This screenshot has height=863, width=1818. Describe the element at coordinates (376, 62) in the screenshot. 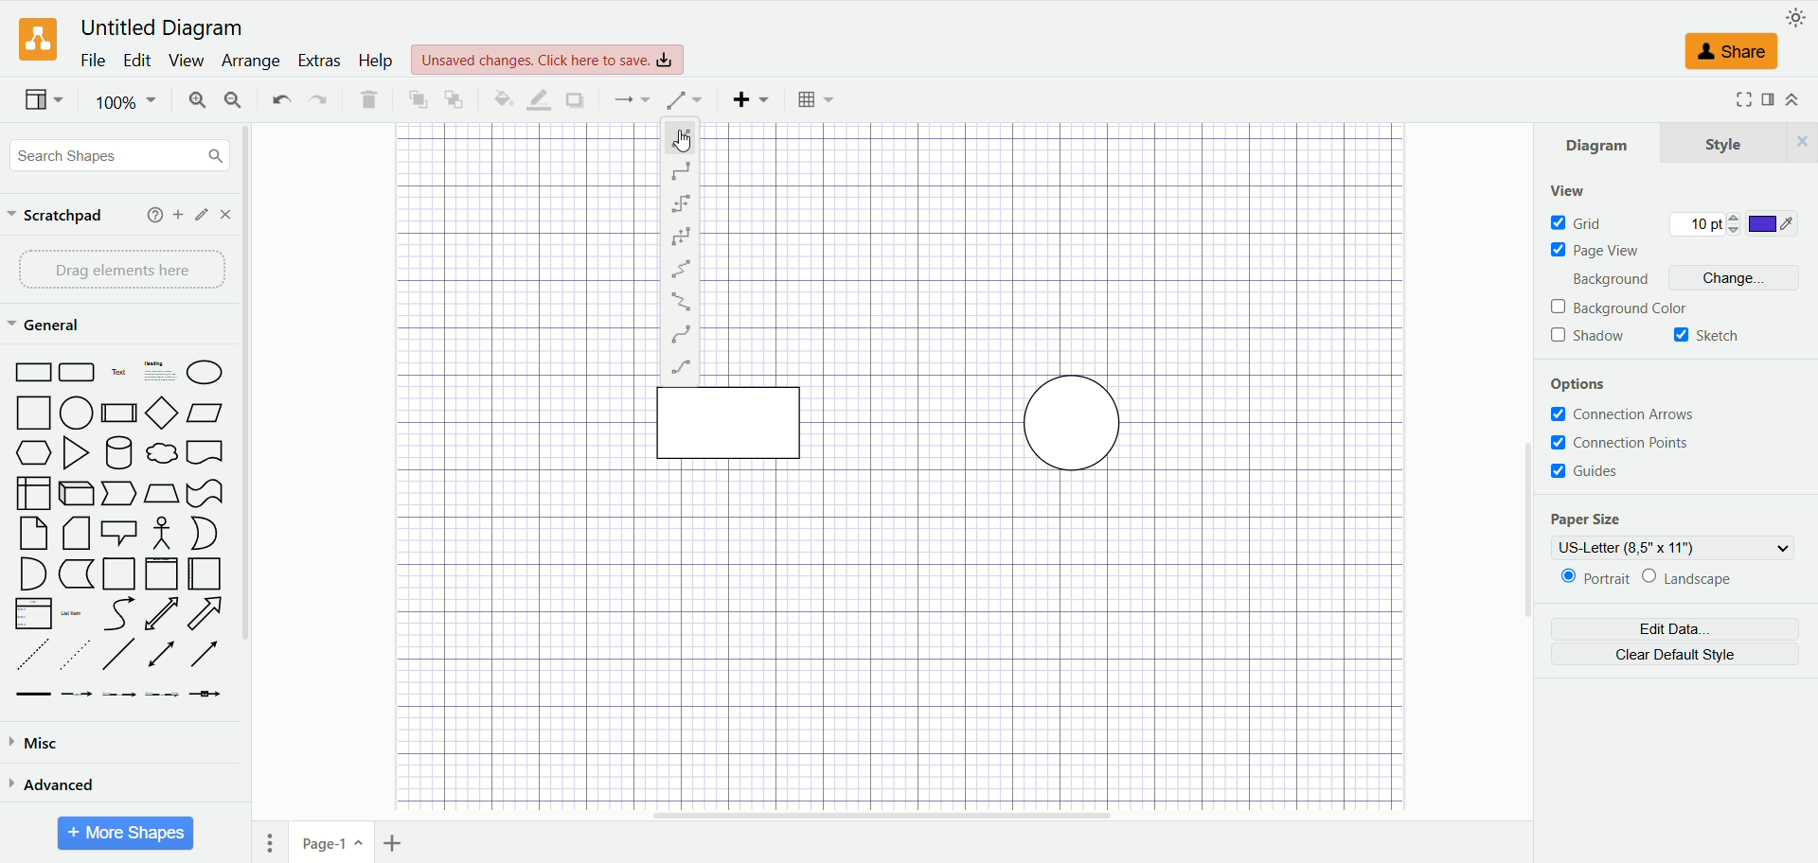

I see `help` at that location.